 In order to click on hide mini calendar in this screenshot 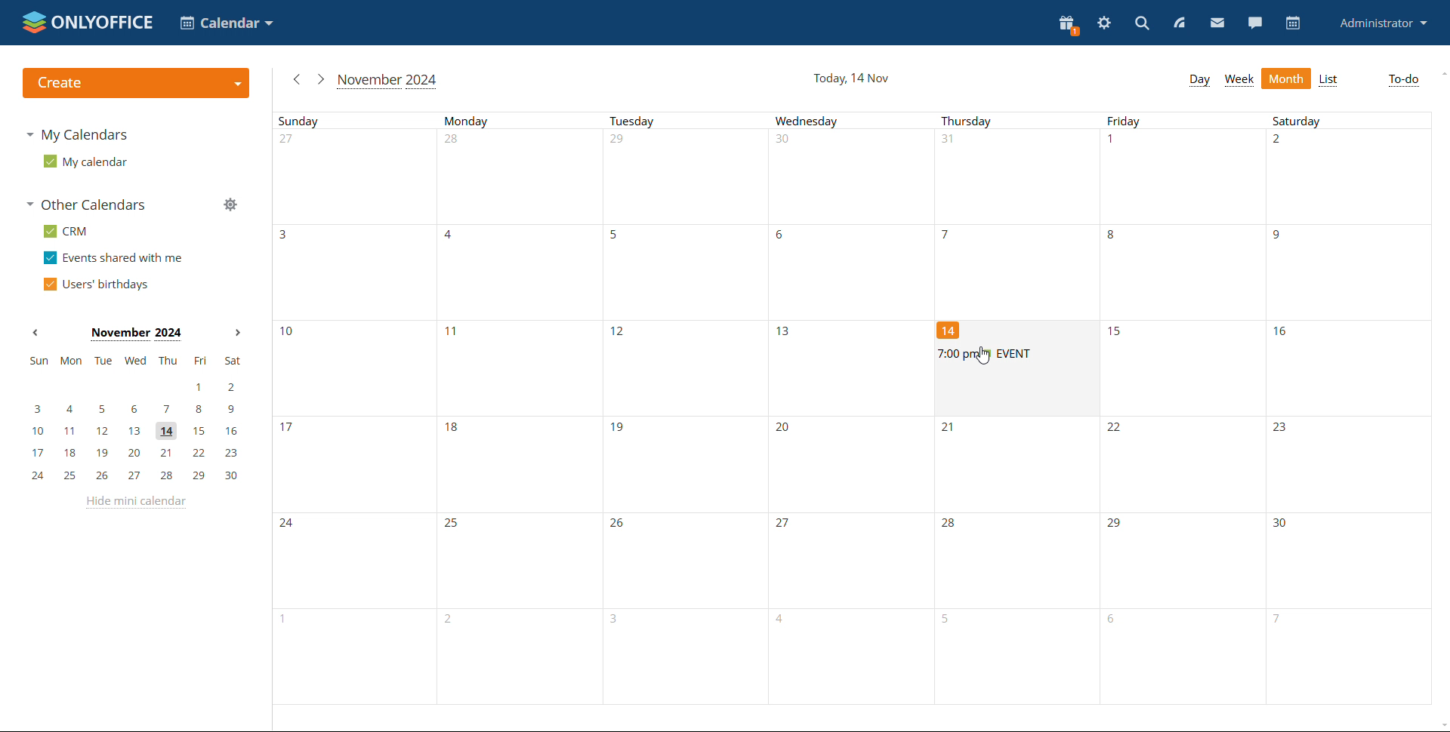, I will do `click(134, 501)`.